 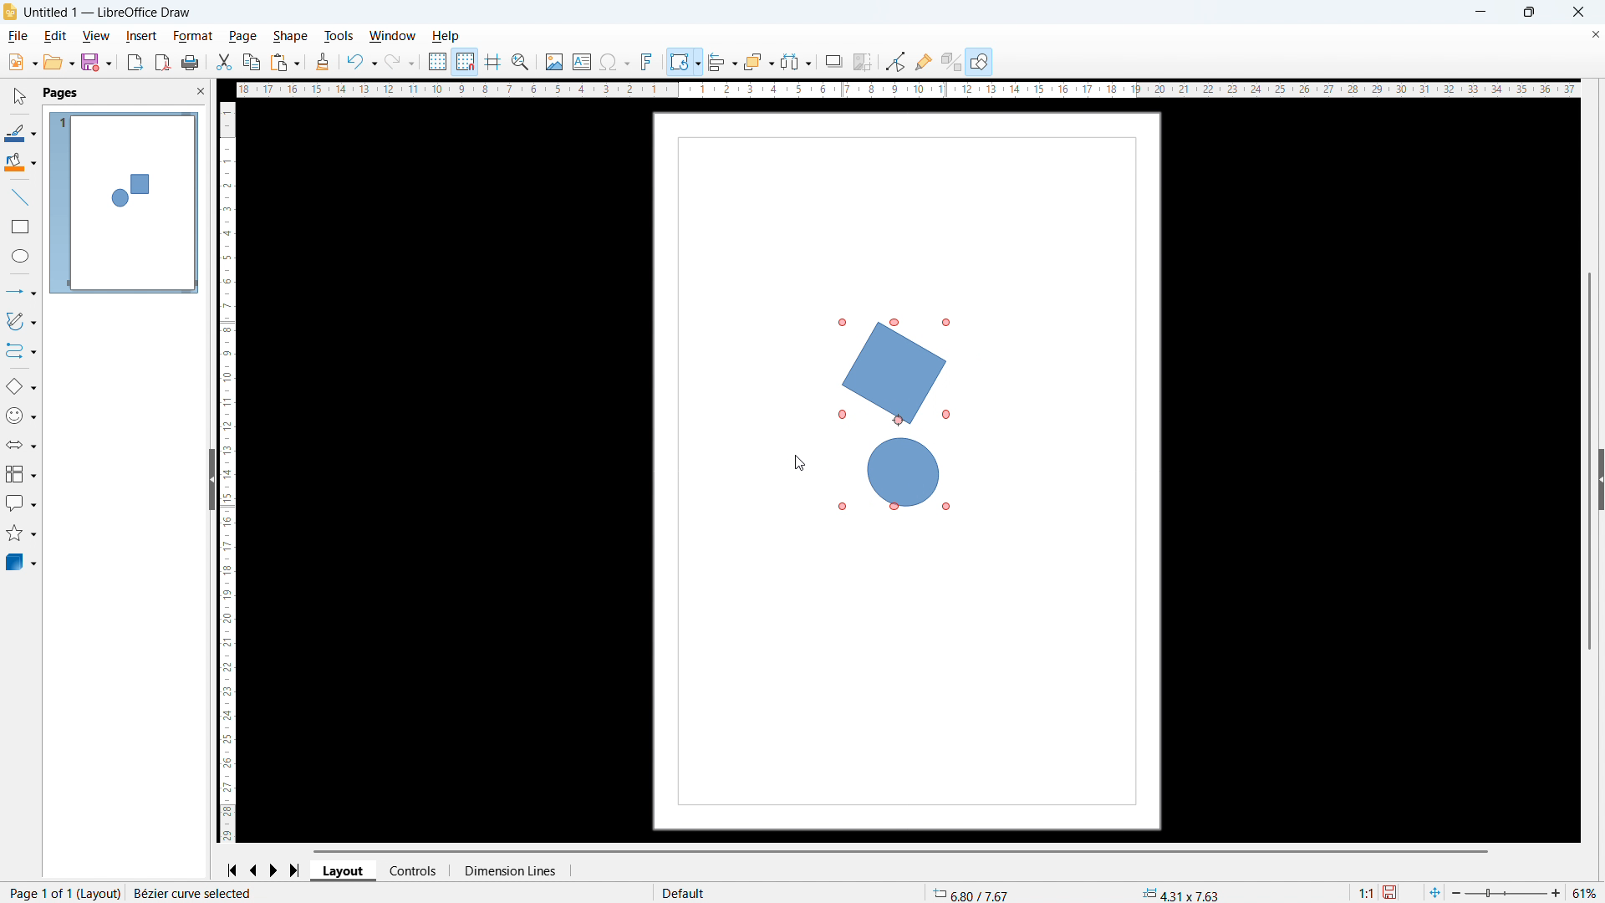 I want to click on View , so click(x=95, y=36).